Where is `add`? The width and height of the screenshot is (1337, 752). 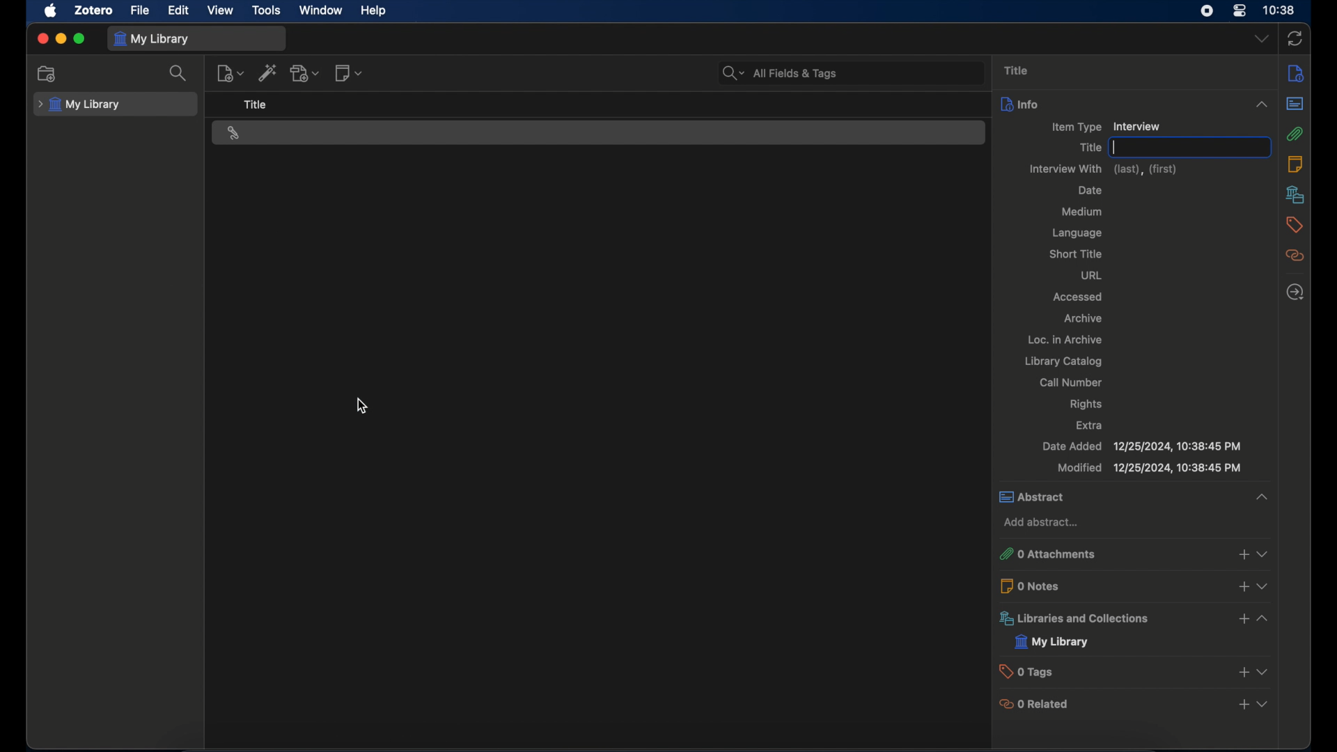
add is located at coordinates (1244, 704).